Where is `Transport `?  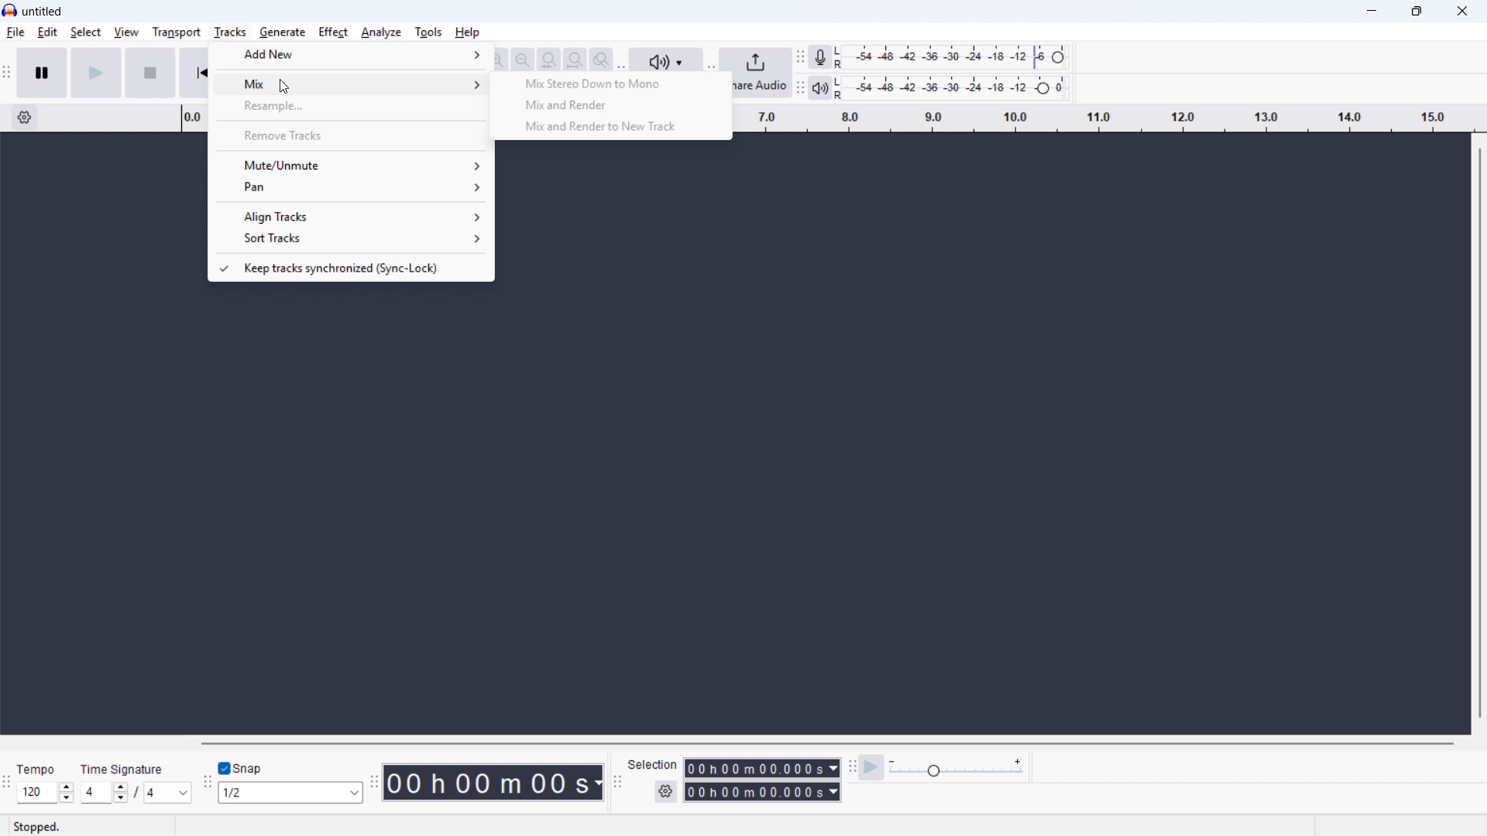 Transport  is located at coordinates (177, 32).